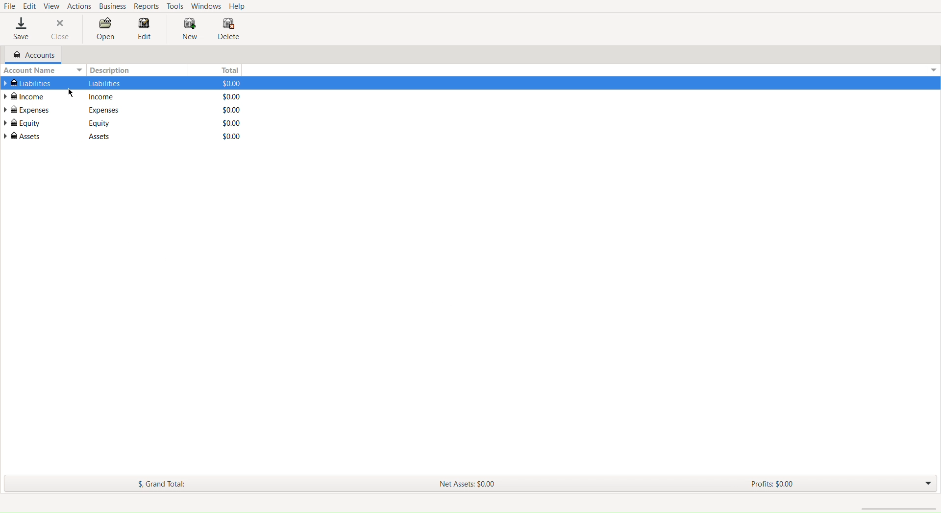 This screenshot has width=941, height=513. I want to click on Total, so click(234, 83).